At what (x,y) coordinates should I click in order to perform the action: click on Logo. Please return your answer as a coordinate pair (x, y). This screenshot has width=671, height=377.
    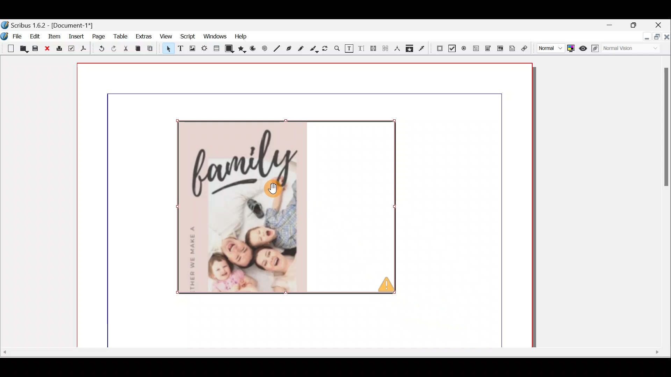
    Looking at the image, I should click on (6, 36).